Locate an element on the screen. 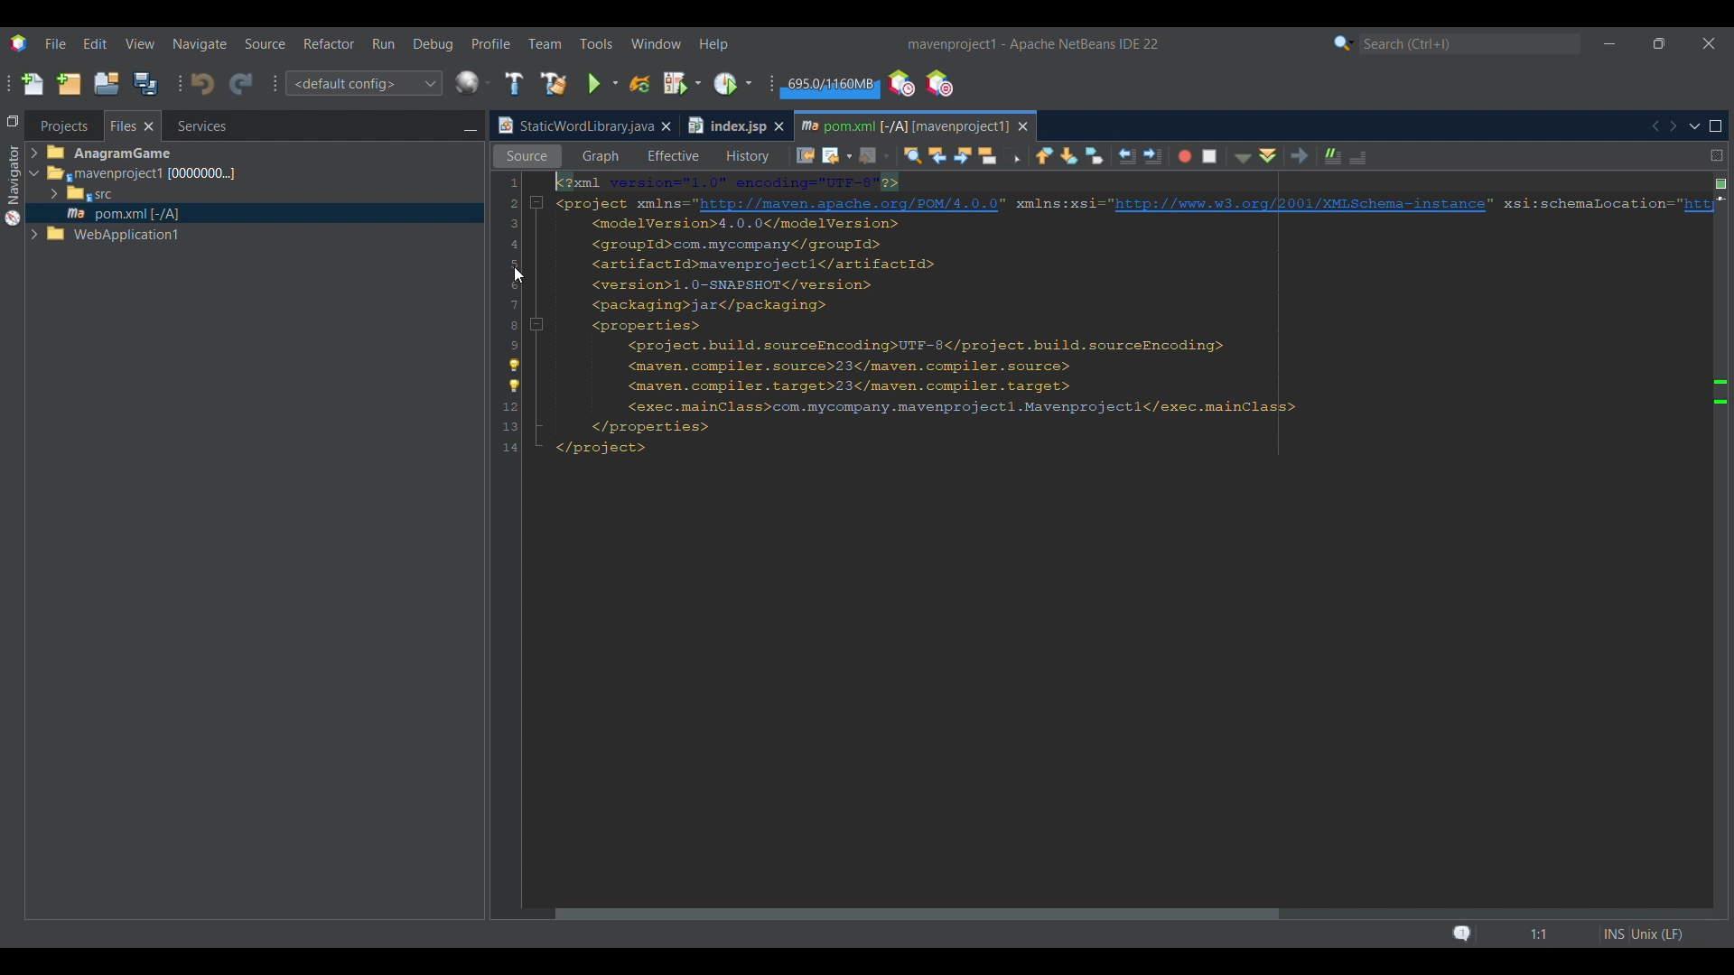 This screenshot has width=1734, height=975. Code in current tab is located at coordinates (1104, 317).